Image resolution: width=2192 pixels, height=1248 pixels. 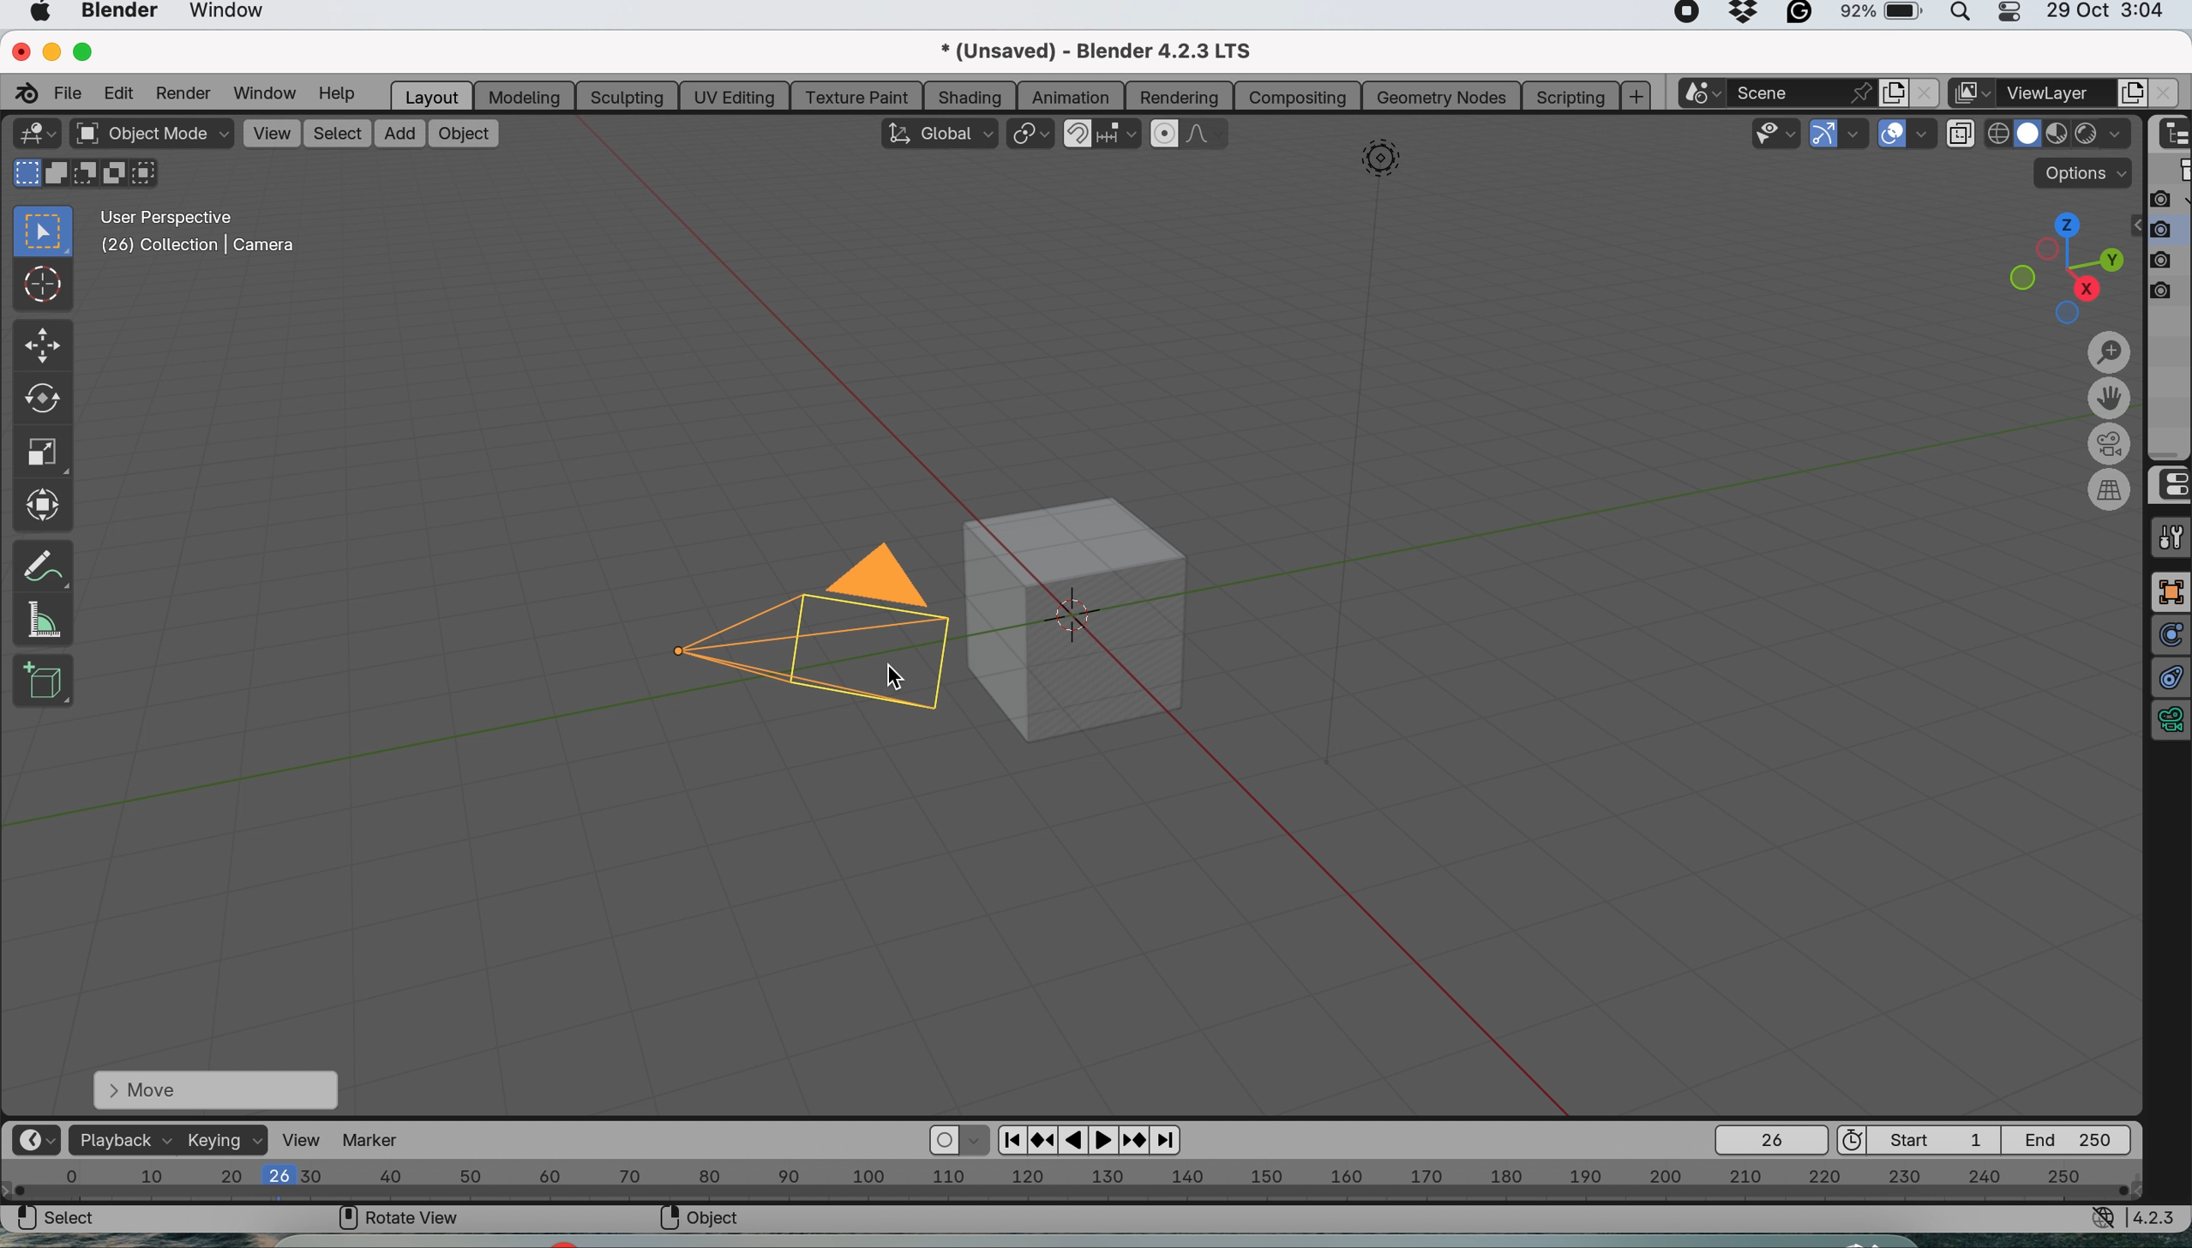 I want to click on move, so click(x=40, y=346).